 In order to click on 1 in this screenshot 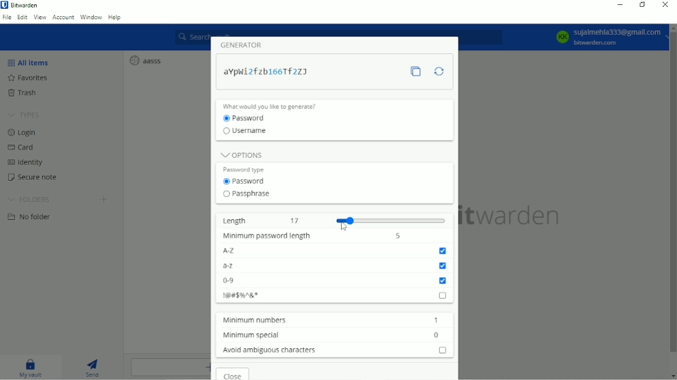, I will do `click(436, 320)`.